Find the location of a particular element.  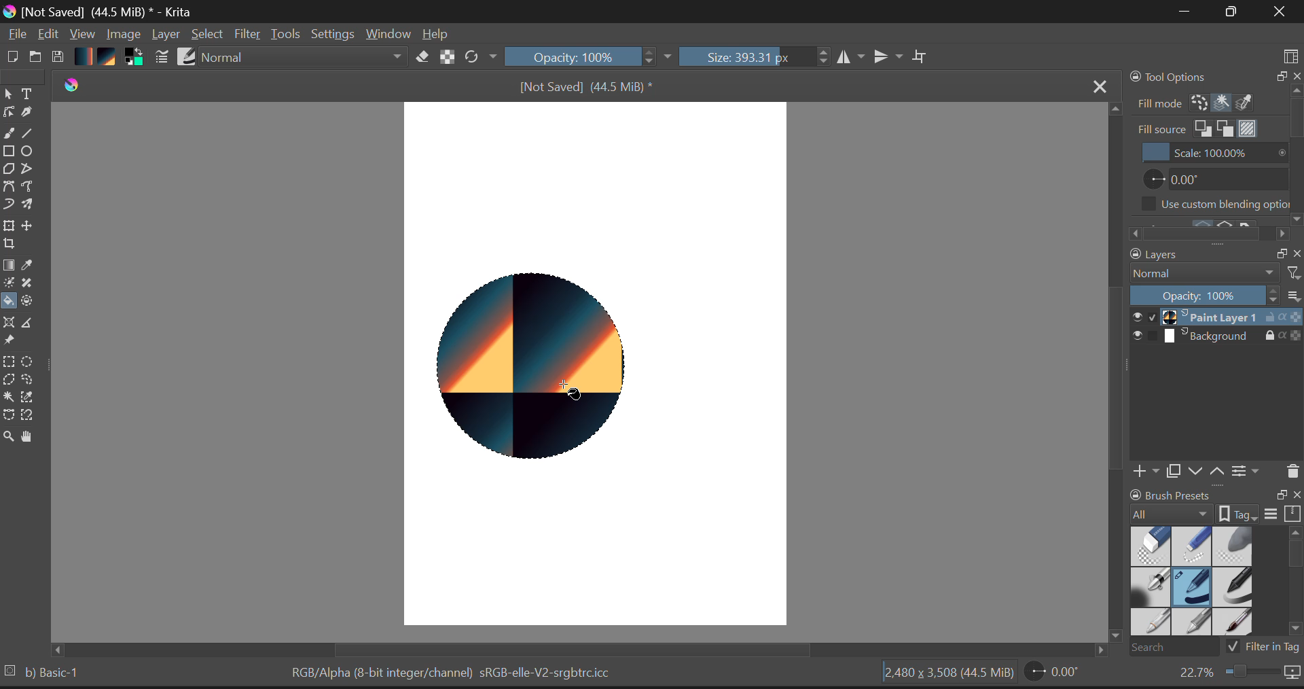

Measurements is located at coordinates (33, 323).